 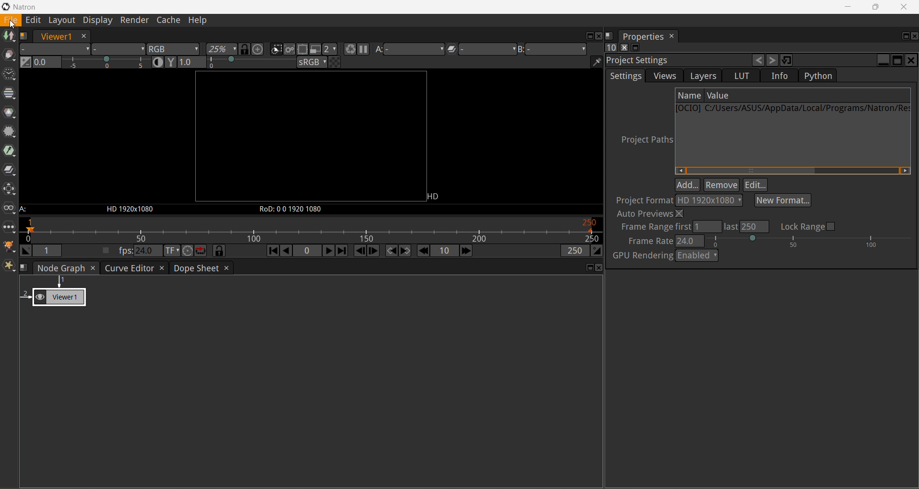 I want to click on Name, so click(x=689, y=95).